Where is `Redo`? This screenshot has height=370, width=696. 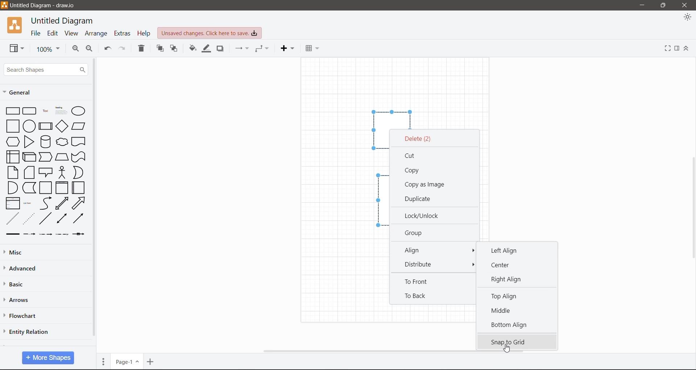 Redo is located at coordinates (124, 49).